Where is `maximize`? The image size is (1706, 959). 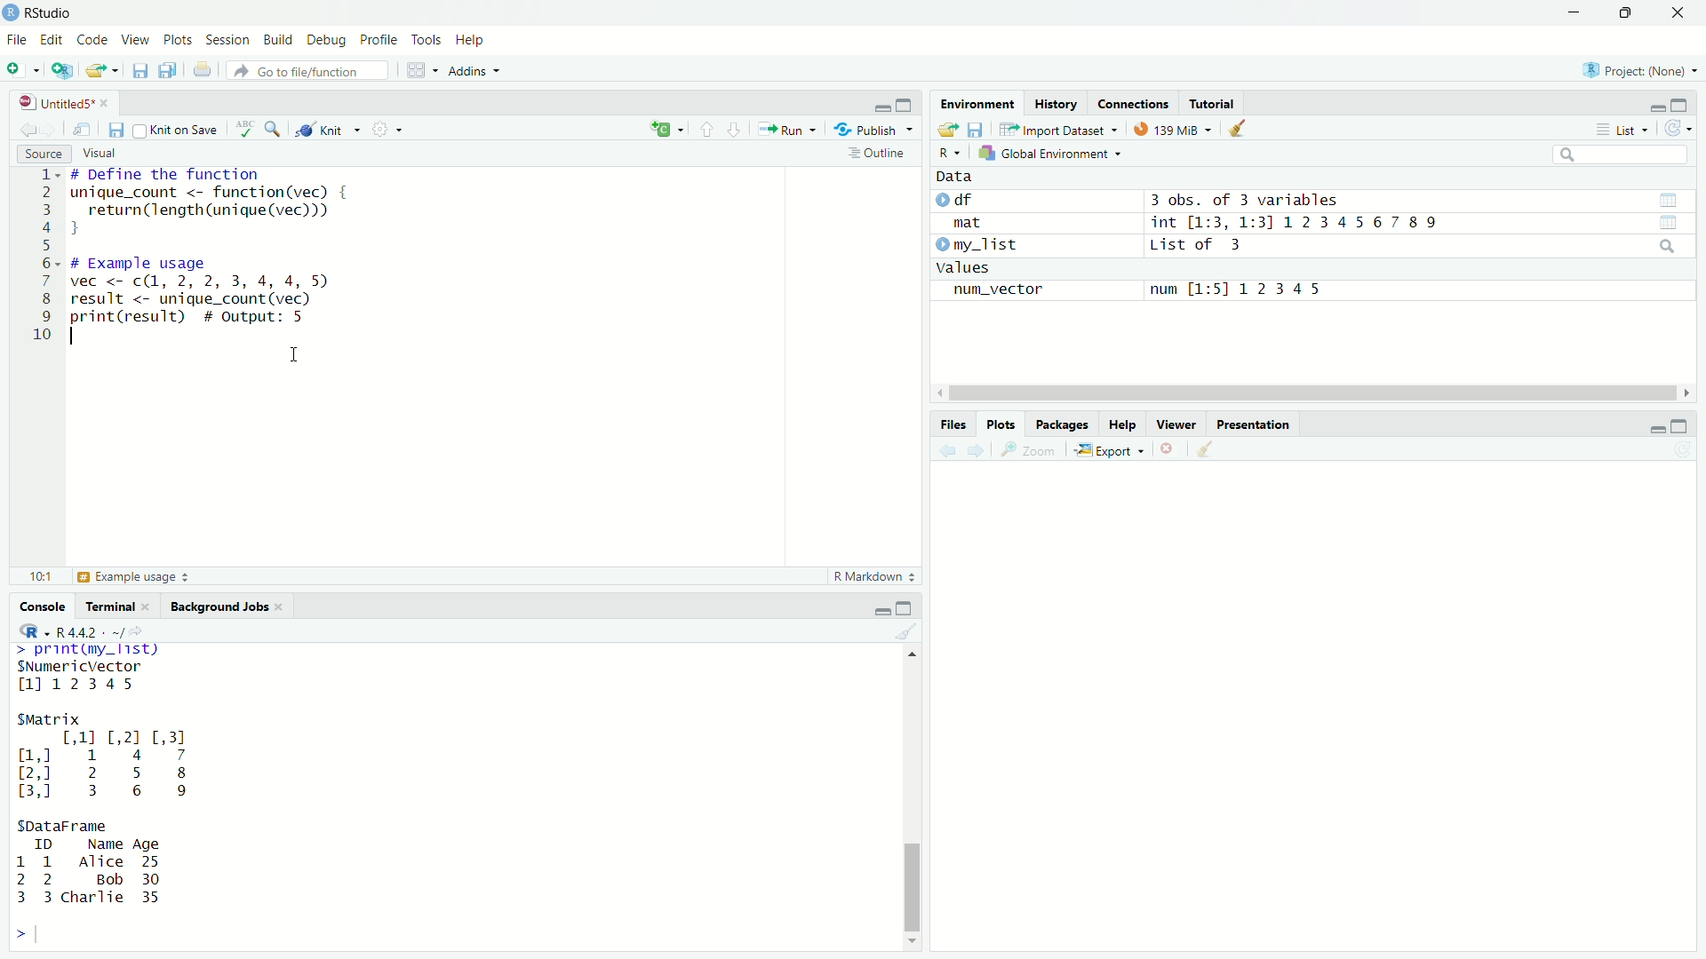
maximize is located at coordinates (905, 608).